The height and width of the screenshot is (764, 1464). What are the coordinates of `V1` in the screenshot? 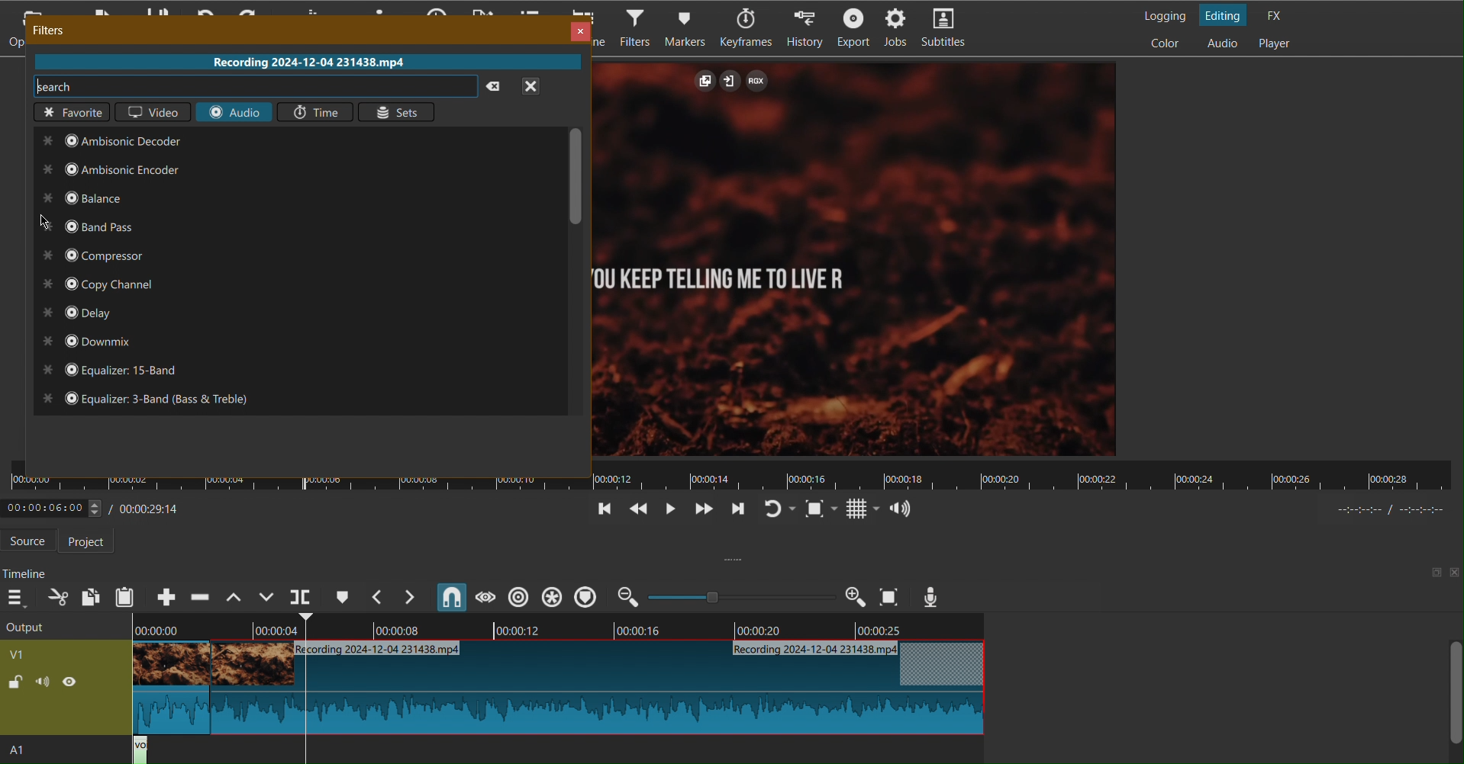 It's located at (43, 652).